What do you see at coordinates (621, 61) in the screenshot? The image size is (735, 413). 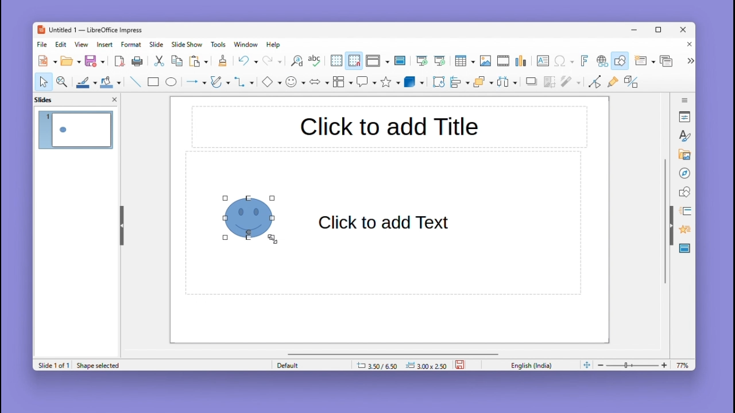 I see `Draw function` at bounding box center [621, 61].